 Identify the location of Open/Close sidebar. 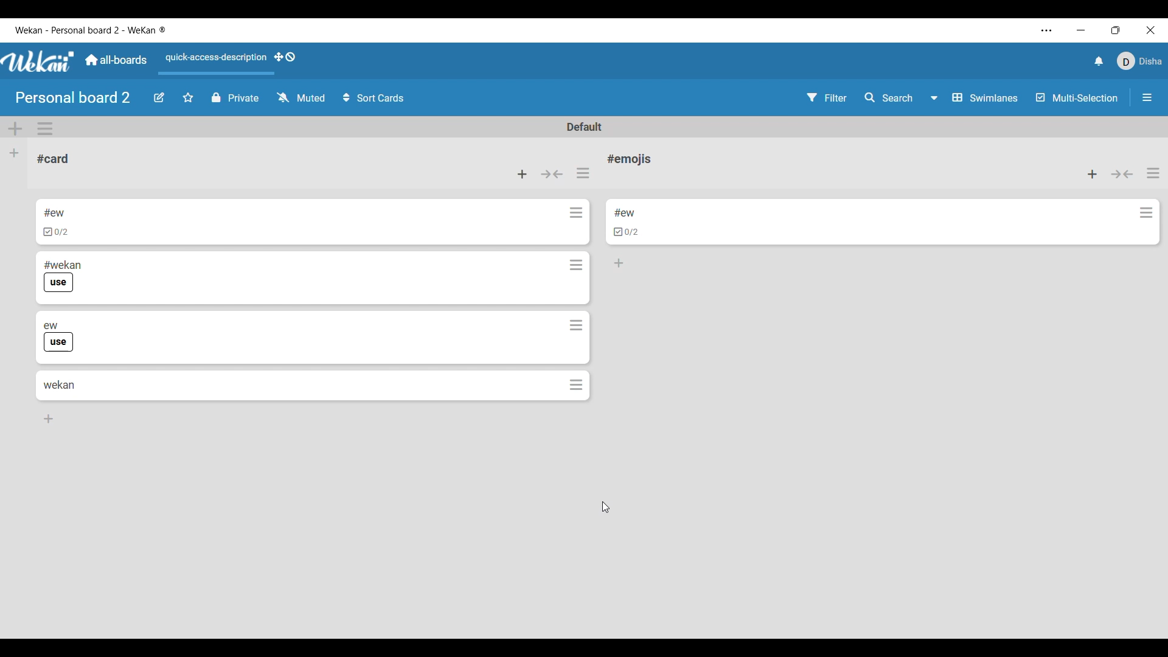
(1147, 97).